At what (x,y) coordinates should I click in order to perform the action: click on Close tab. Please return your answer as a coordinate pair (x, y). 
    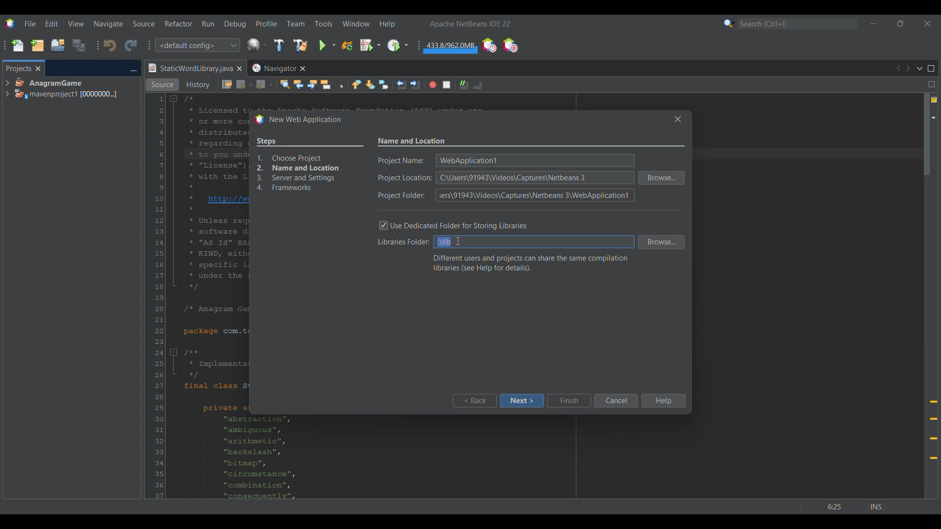
    Looking at the image, I should click on (38, 69).